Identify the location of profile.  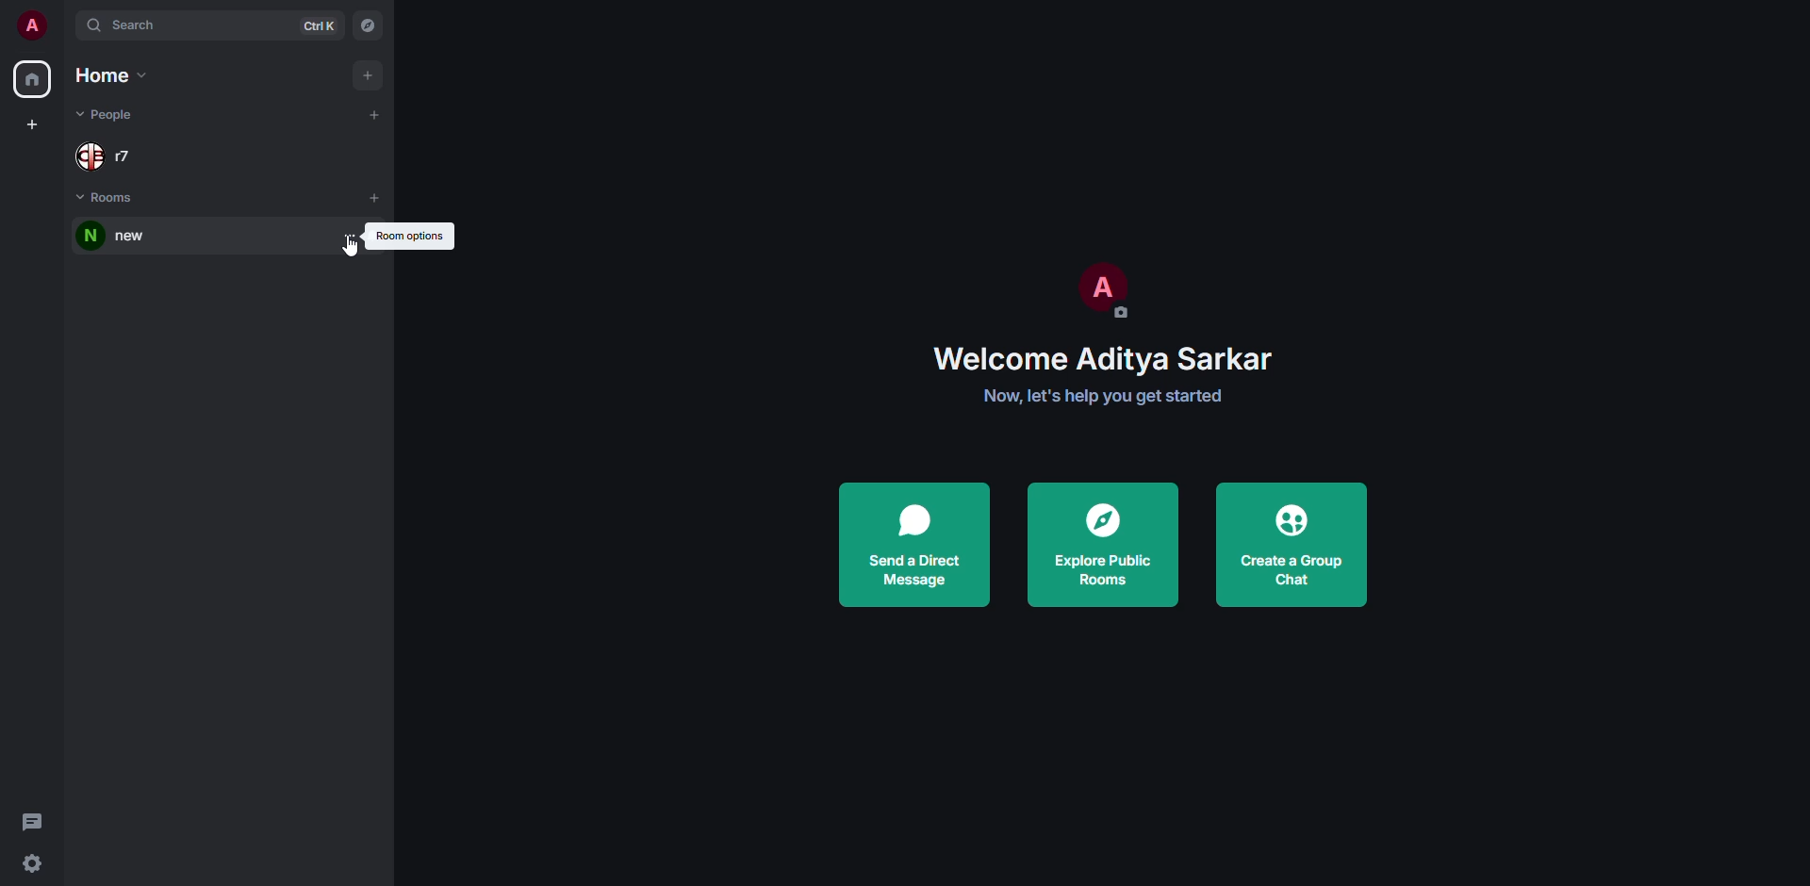
(1100, 292).